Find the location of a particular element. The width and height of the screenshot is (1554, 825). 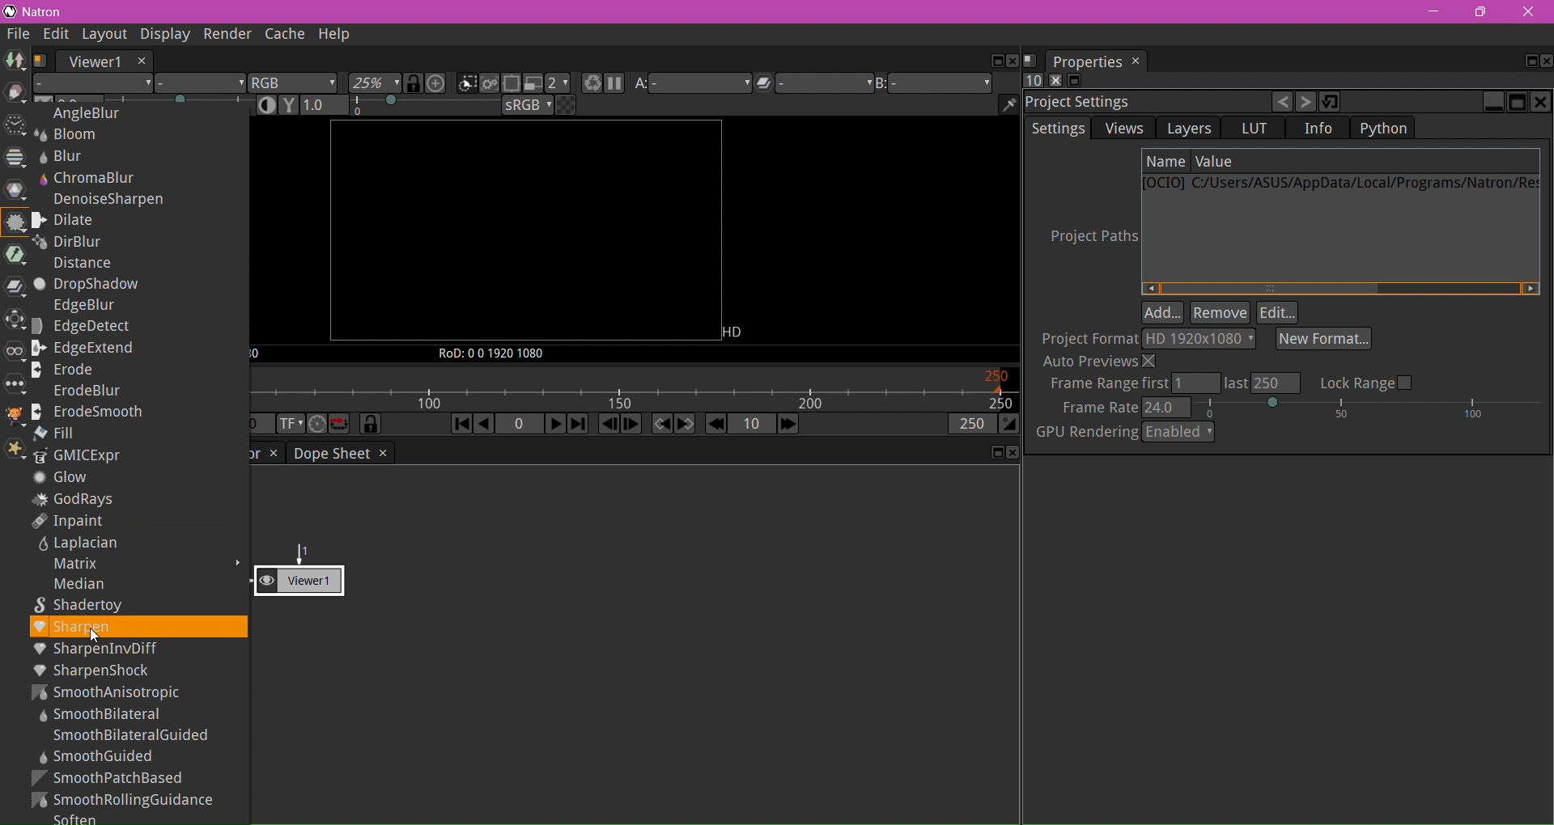

Close pane is located at coordinates (1013, 61).